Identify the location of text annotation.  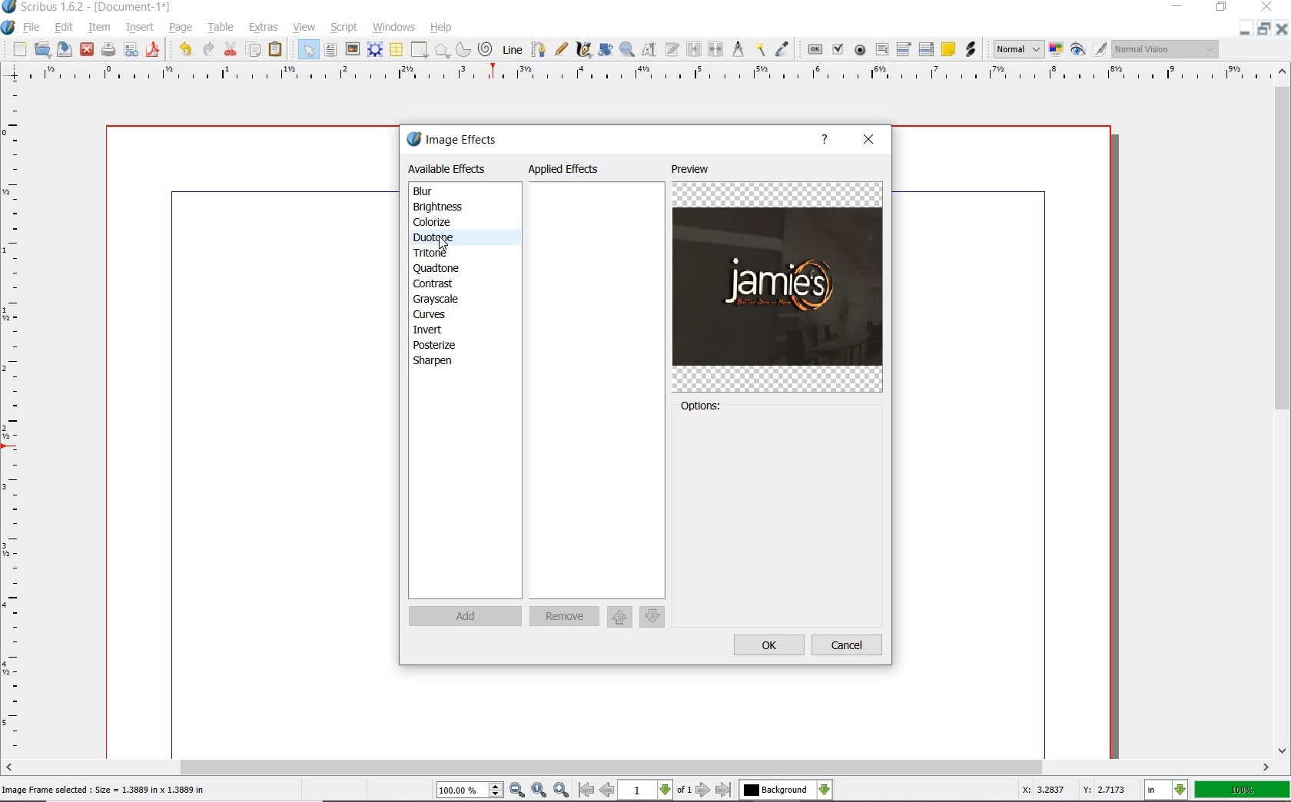
(949, 50).